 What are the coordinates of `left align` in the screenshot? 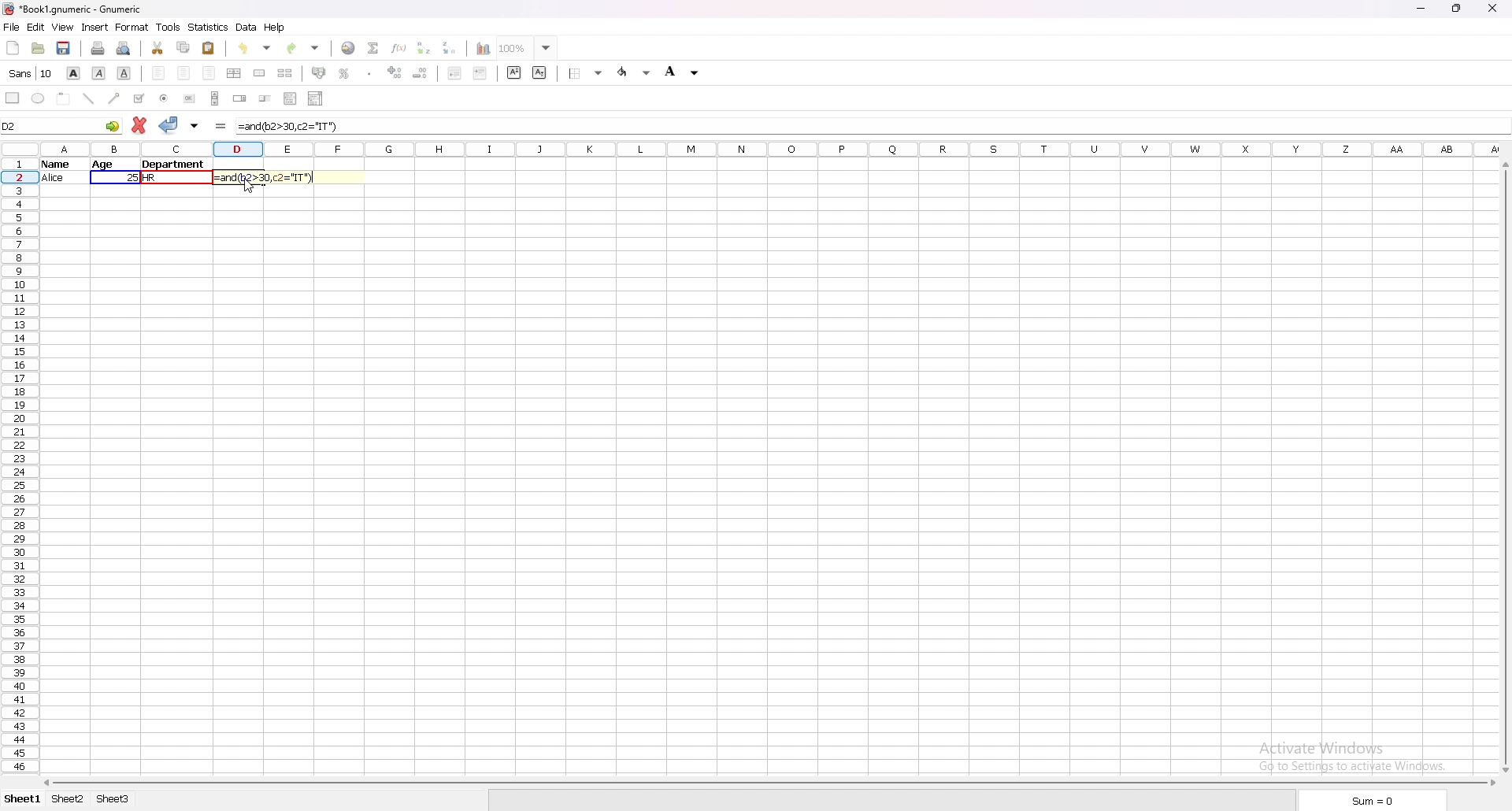 It's located at (158, 73).